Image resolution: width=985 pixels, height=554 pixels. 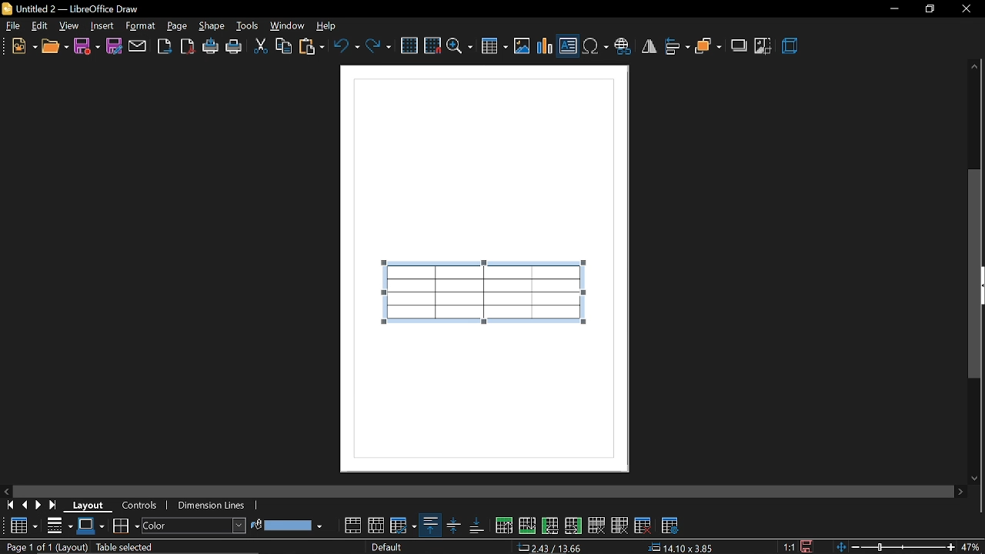 What do you see at coordinates (39, 505) in the screenshot?
I see `next page` at bounding box center [39, 505].